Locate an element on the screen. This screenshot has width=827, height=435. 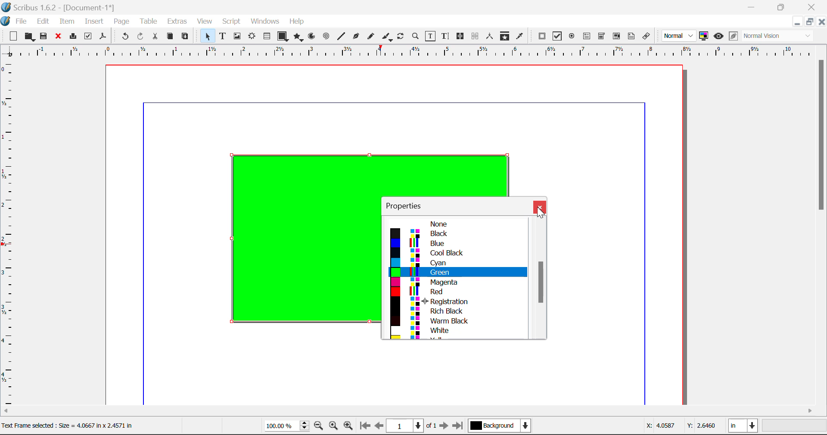
Line is located at coordinates (341, 36).